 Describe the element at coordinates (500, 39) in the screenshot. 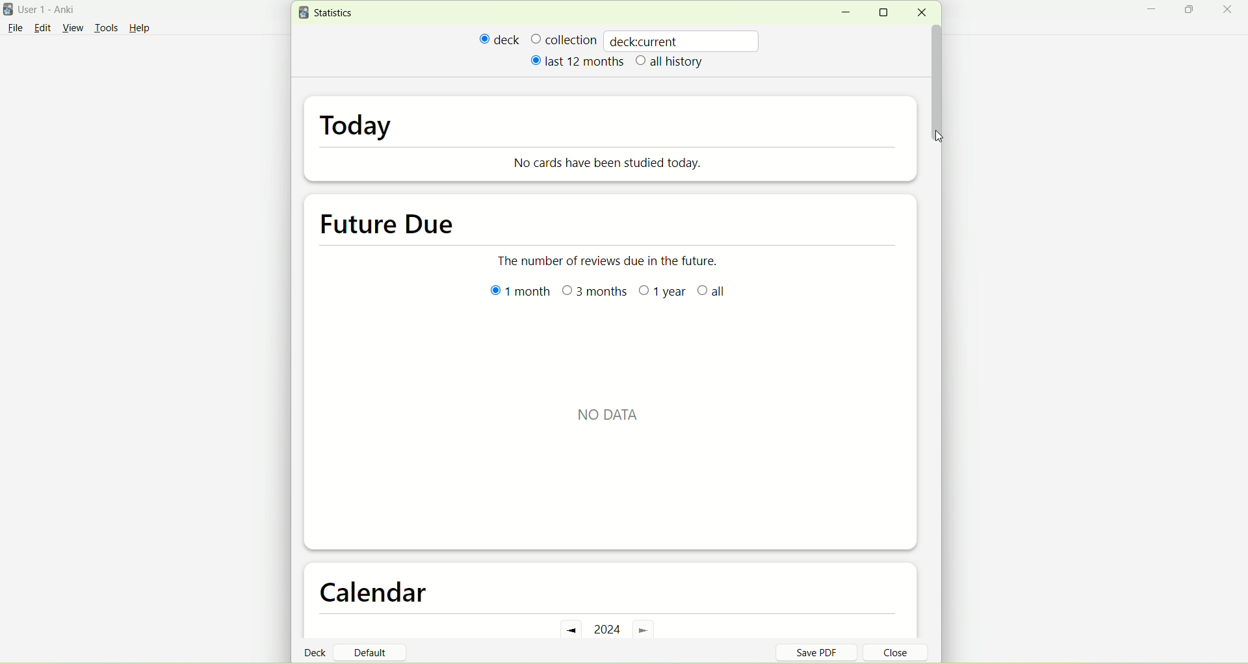

I see `deck` at that location.